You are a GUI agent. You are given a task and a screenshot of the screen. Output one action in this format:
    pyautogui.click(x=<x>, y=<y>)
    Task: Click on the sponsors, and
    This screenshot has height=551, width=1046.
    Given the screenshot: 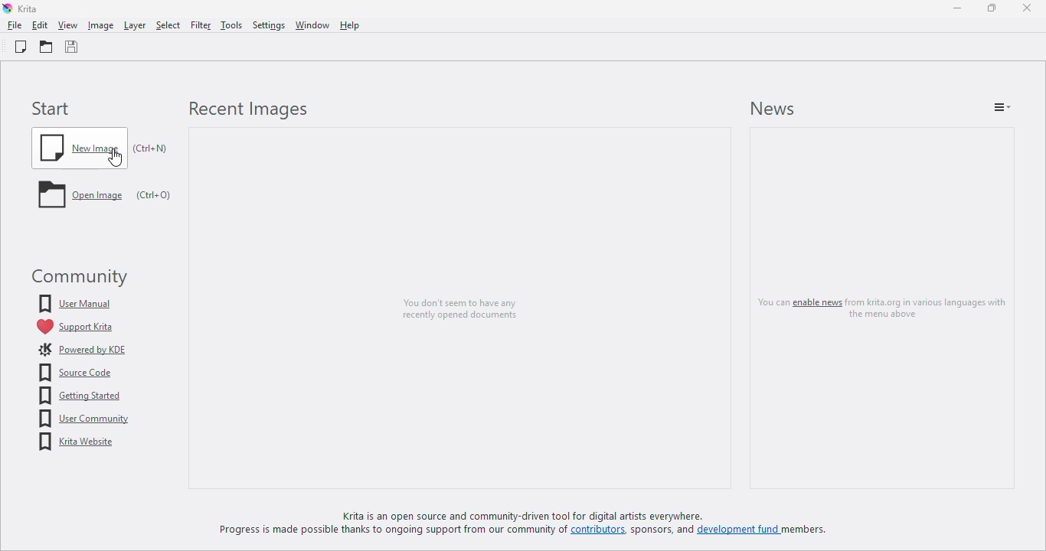 What is the action you would take?
    pyautogui.click(x=664, y=532)
    